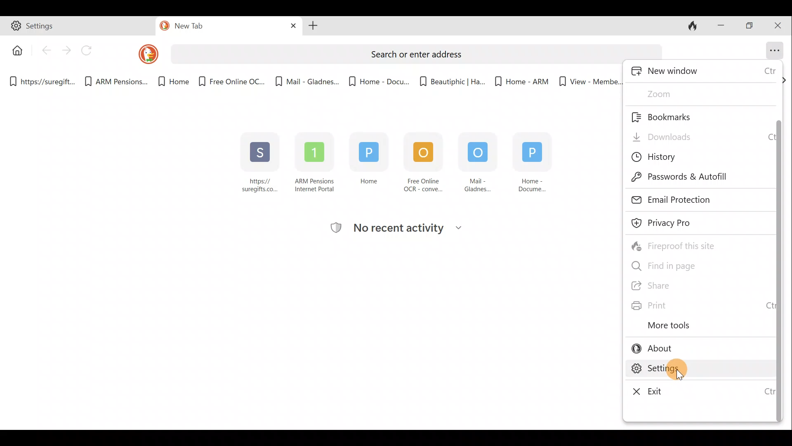  I want to click on About, so click(658, 349).